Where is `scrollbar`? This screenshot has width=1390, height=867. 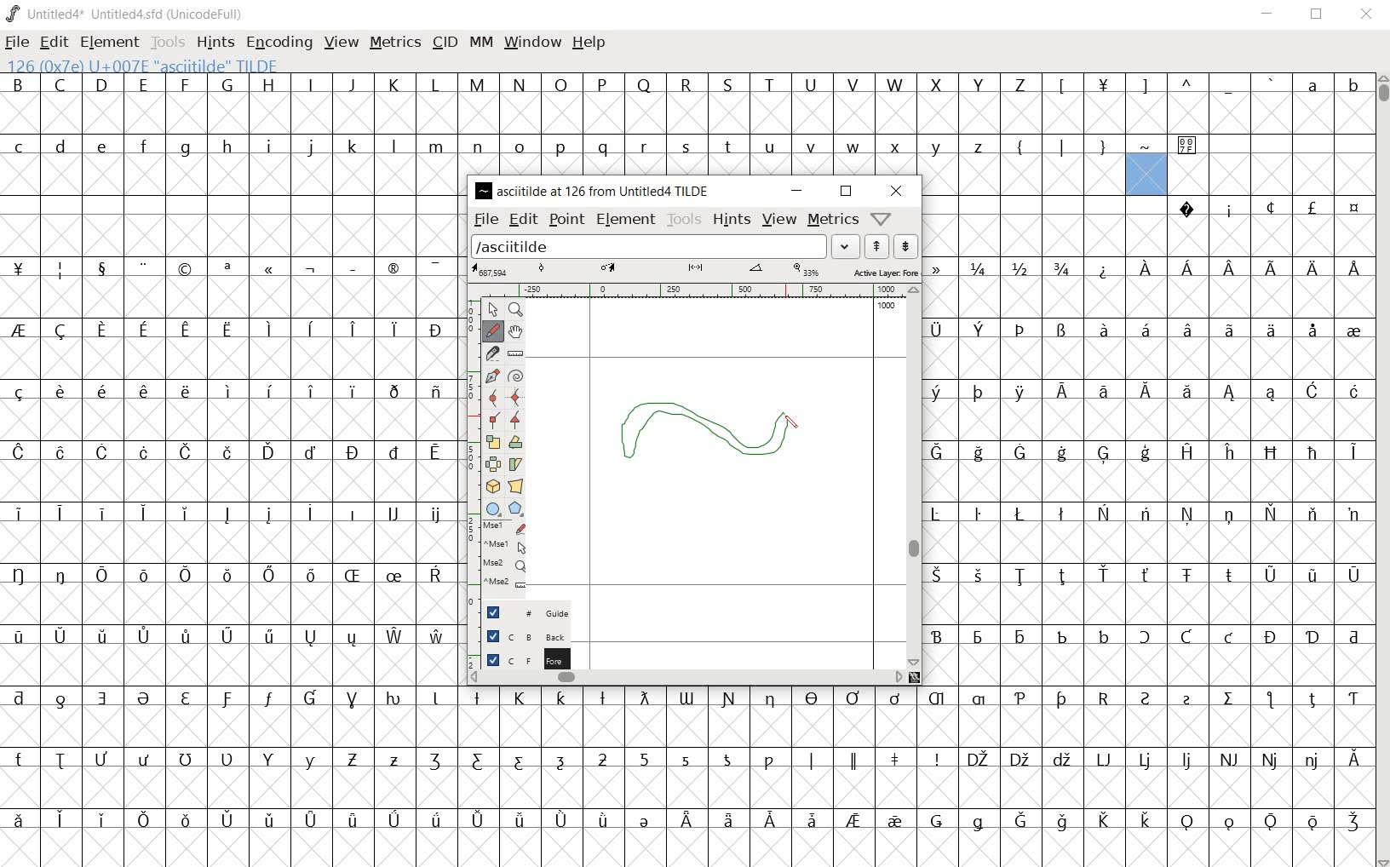 scrollbar is located at coordinates (687, 677).